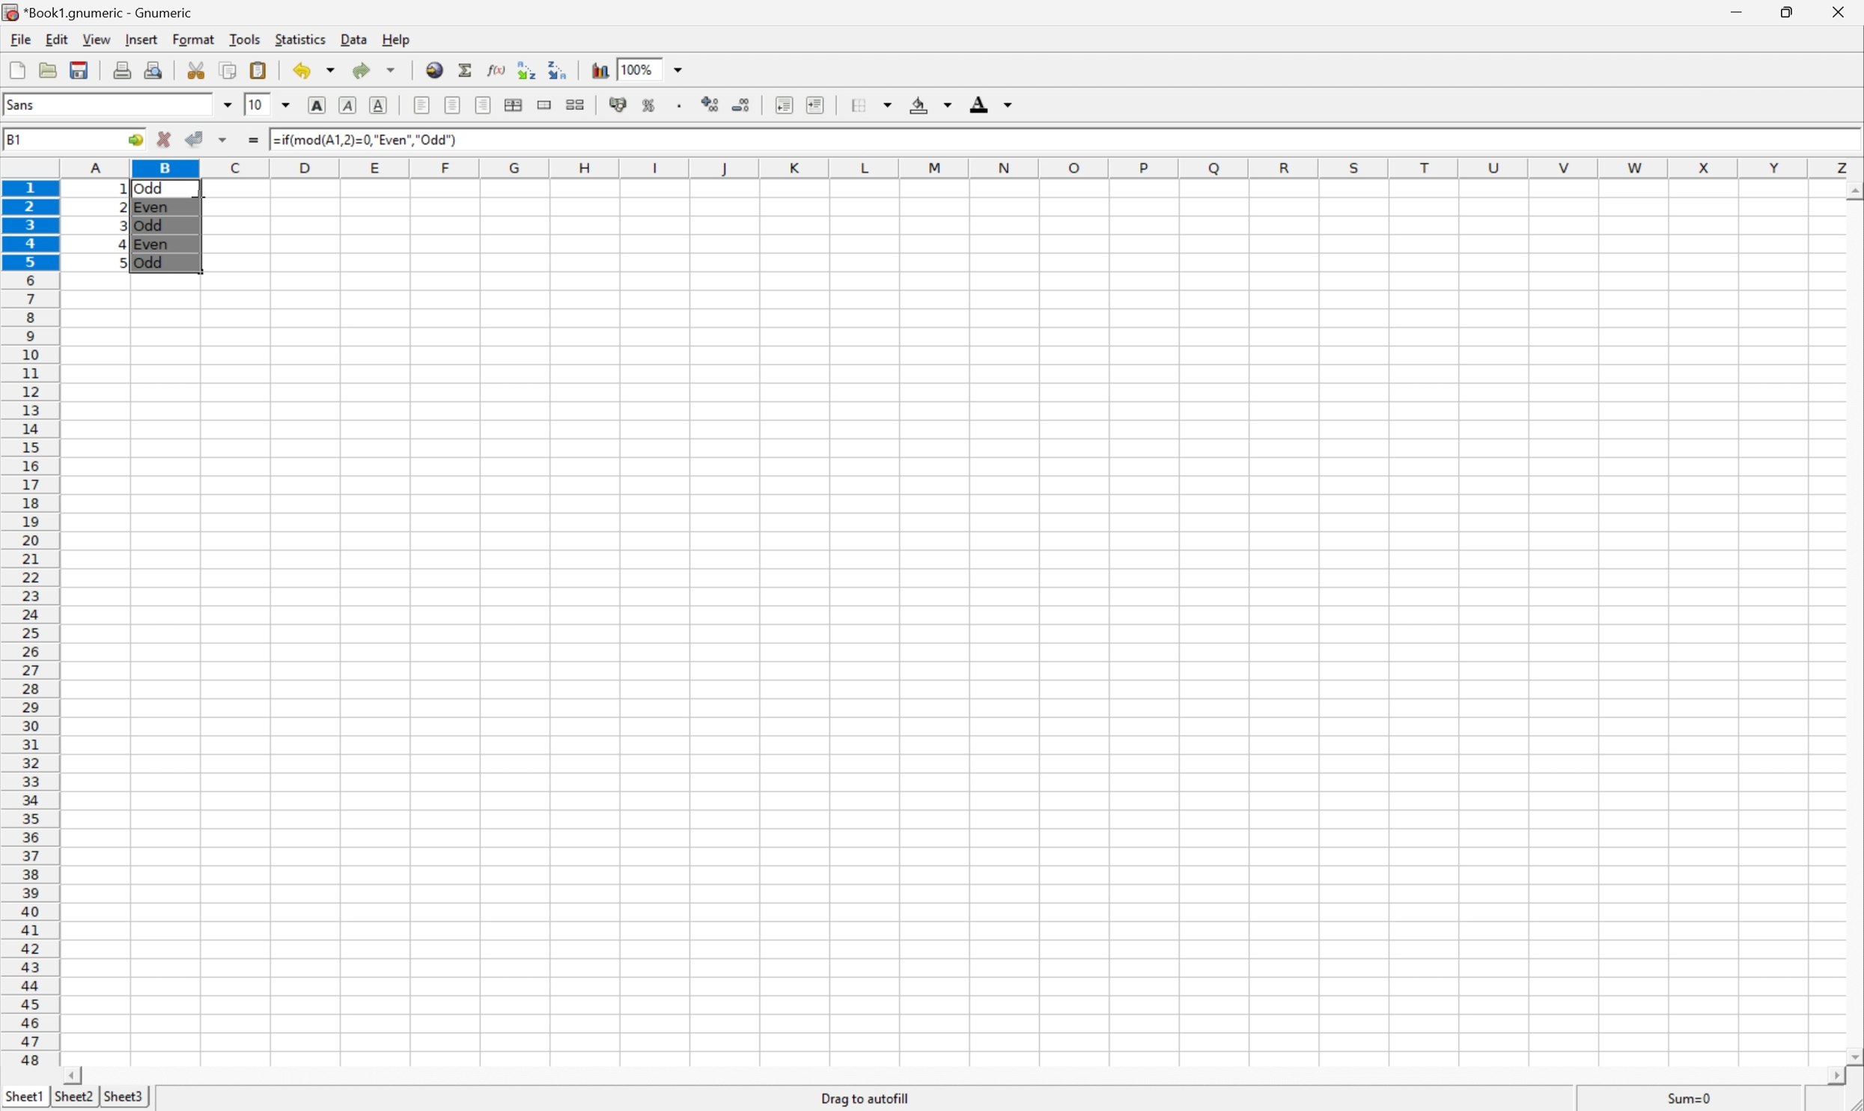 Image resolution: width=1864 pixels, height=1111 pixels. Describe the element at coordinates (1850, 197) in the screenshot. I see `` at that location.